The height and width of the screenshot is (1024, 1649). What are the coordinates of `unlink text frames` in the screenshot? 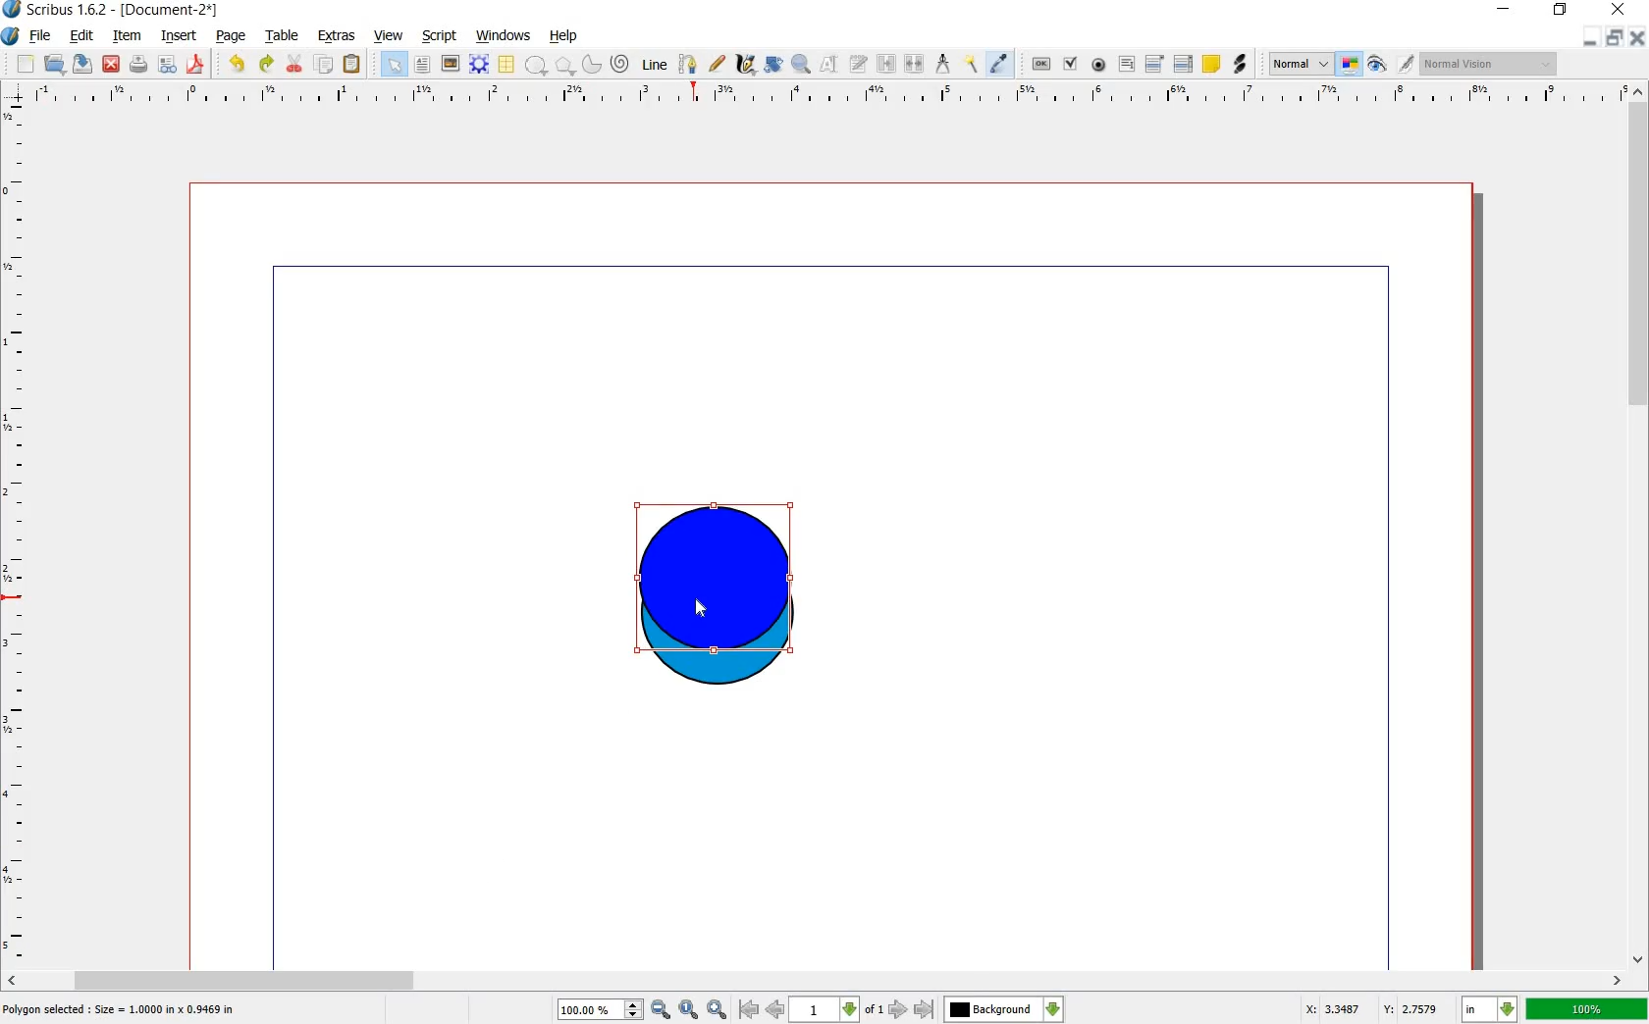 It's located at (917, 65).